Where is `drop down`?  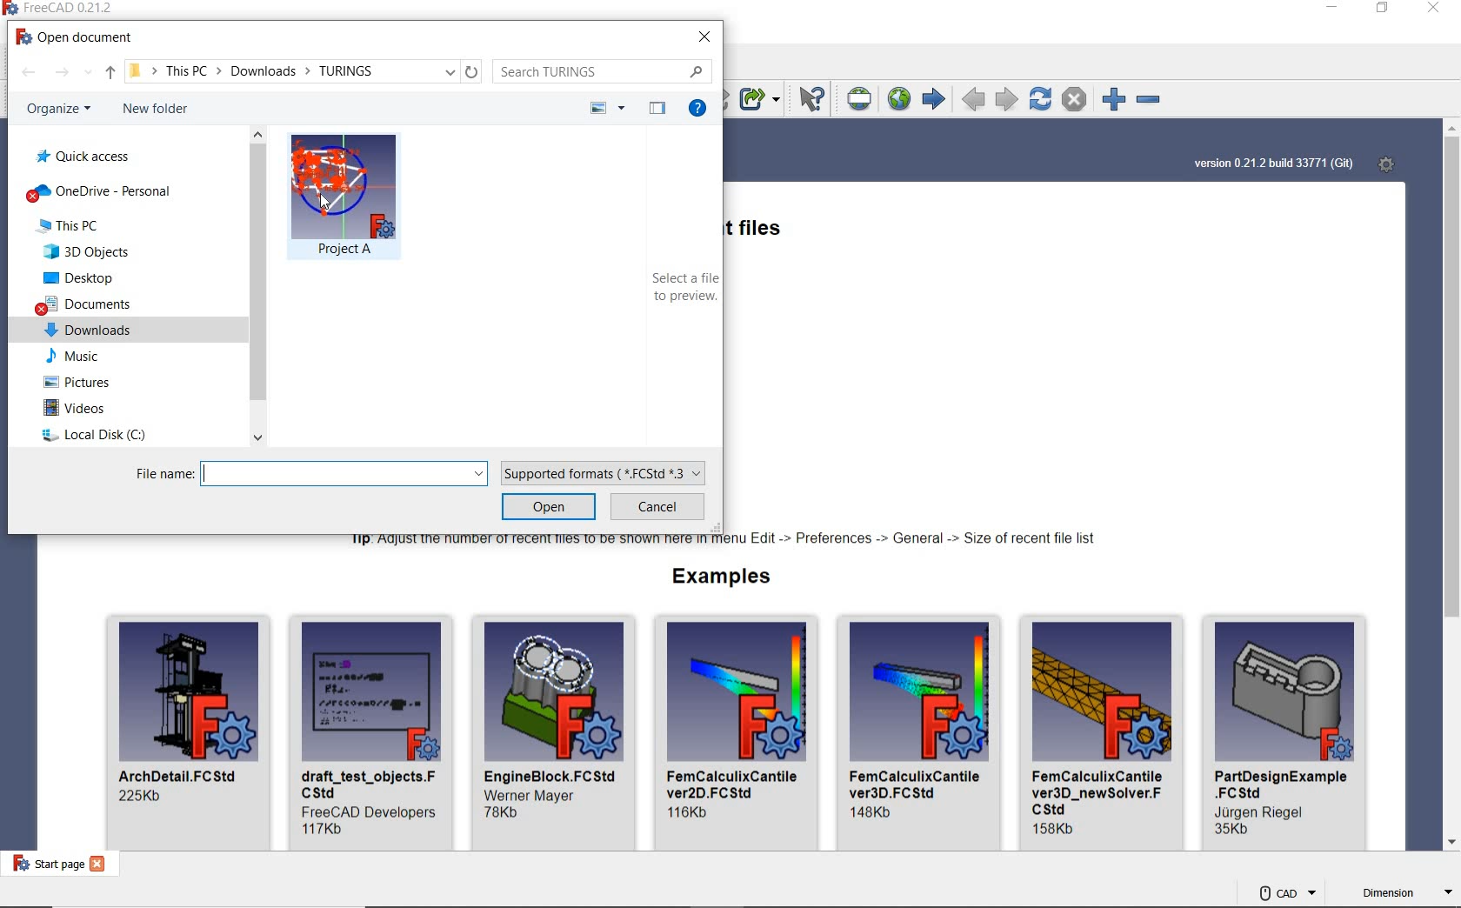
drop down is located at coordinates (450, 71).